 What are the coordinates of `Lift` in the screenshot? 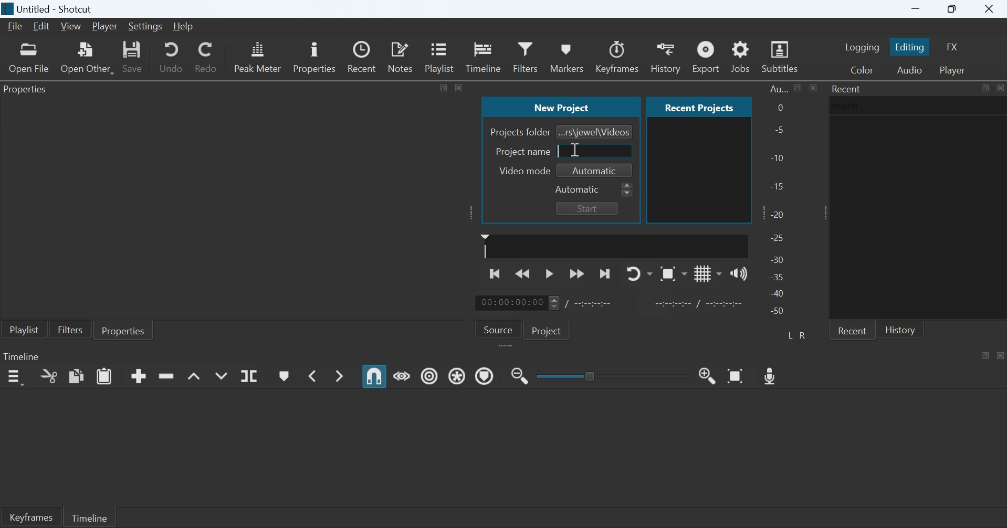 It's located at (194, 377).